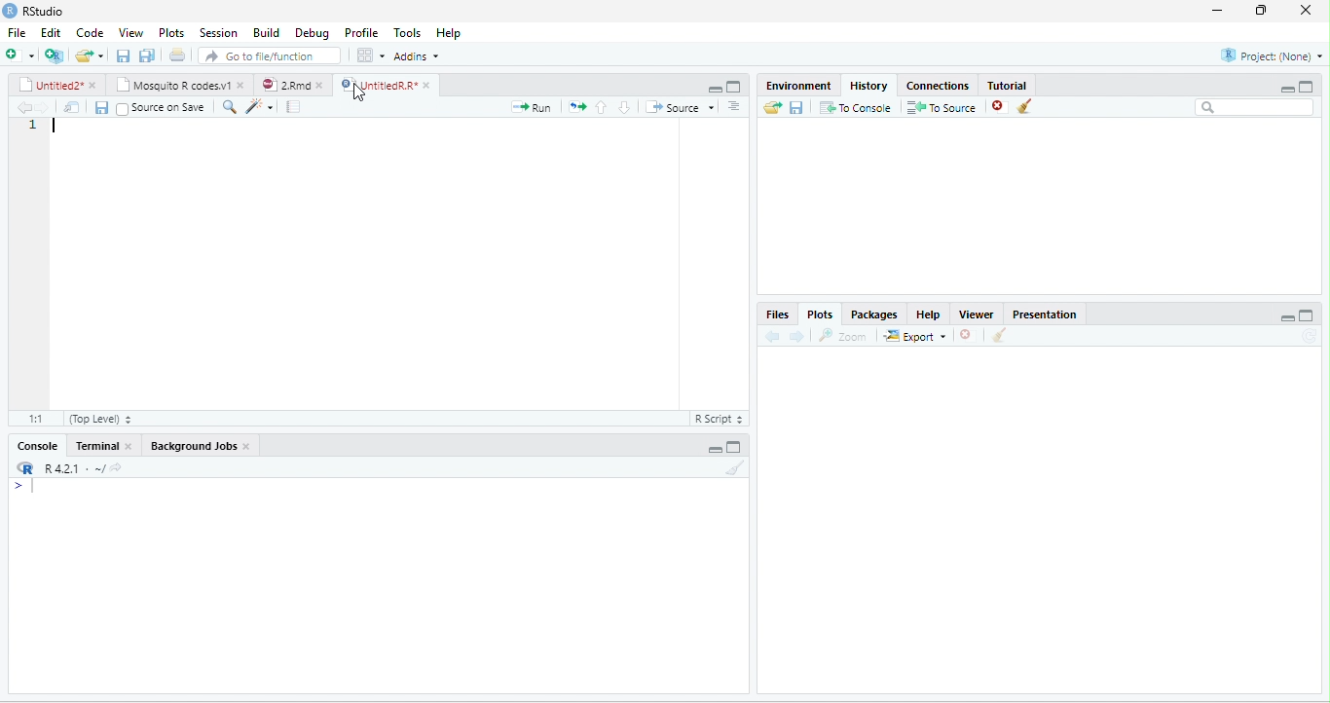  I want to click on document, so click(176, 55).